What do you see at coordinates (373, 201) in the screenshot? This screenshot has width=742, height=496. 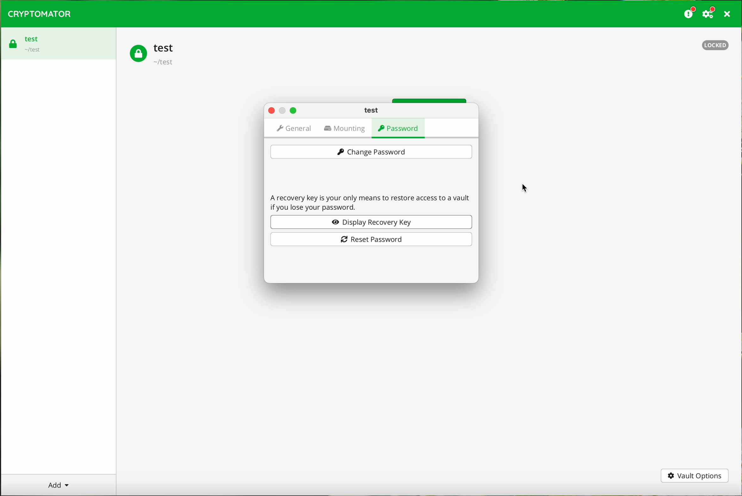 I see `A recovery key is your only means to restore access to a vault
if you lose your password.` at bounding box center [373, 201].